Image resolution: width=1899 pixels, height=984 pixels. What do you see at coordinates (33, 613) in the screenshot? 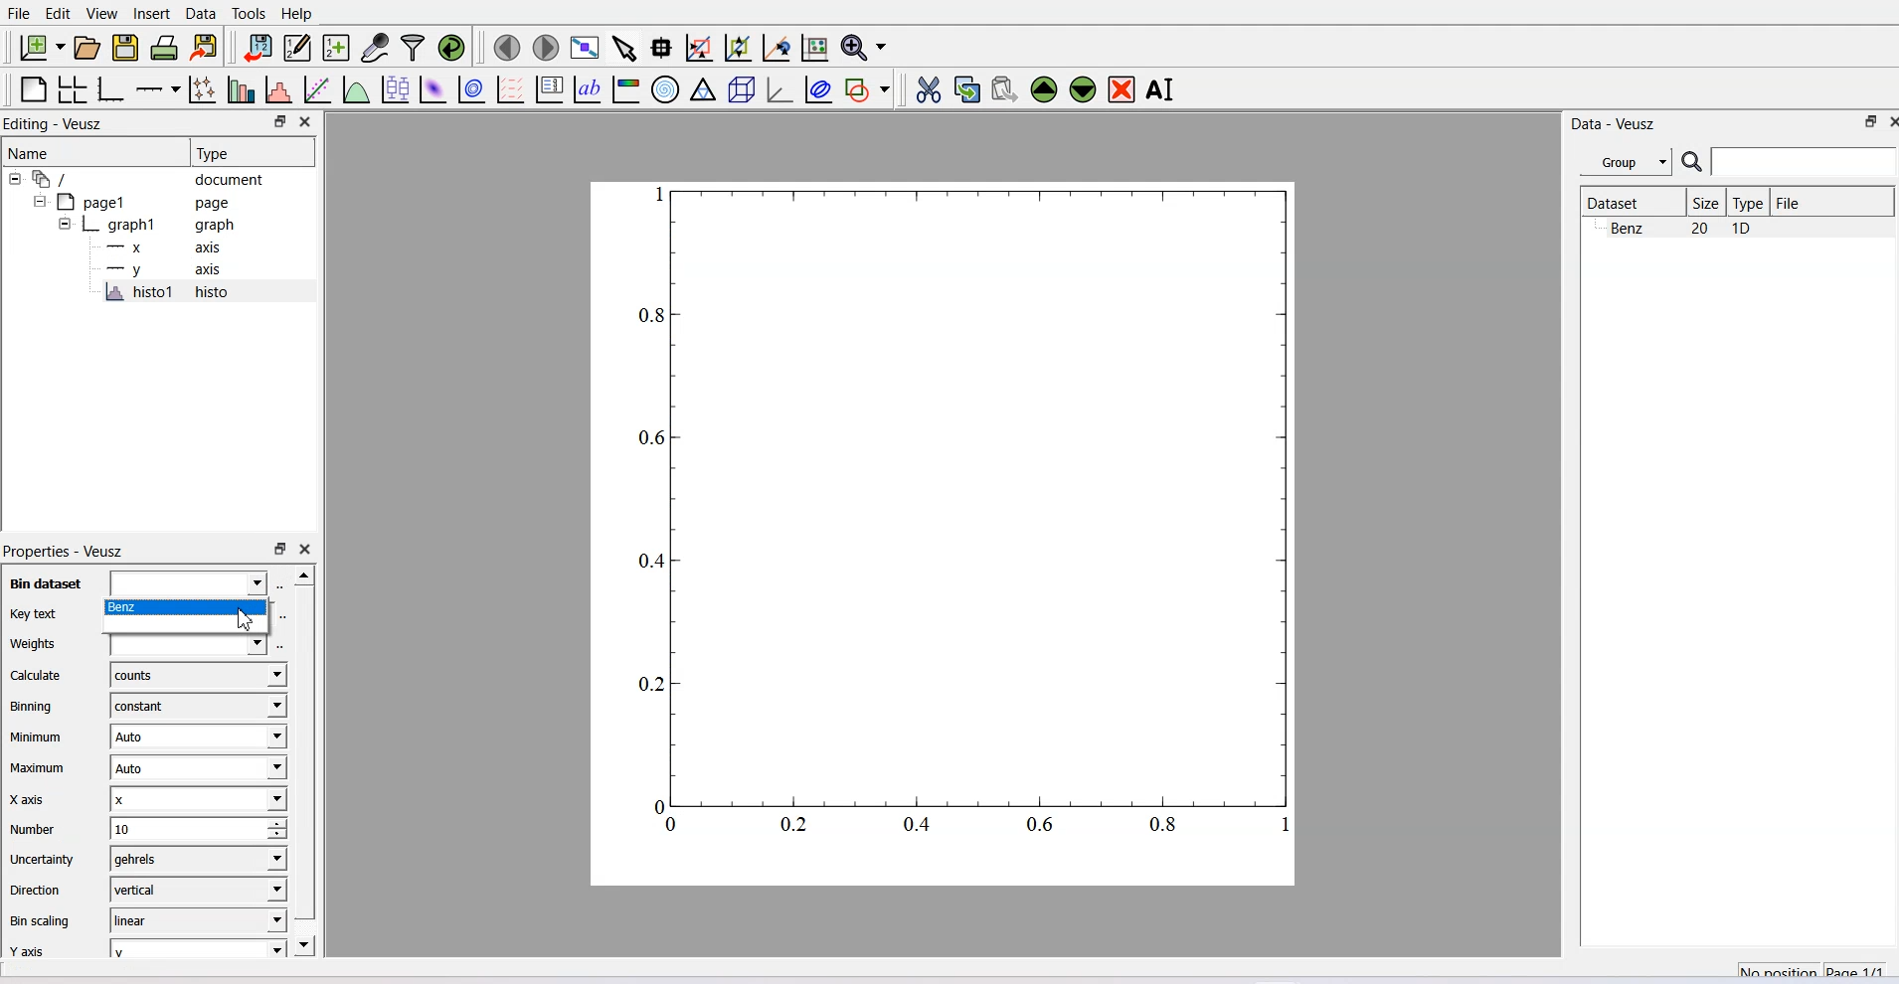
I see `Key text` at bounding box center [33, 613].